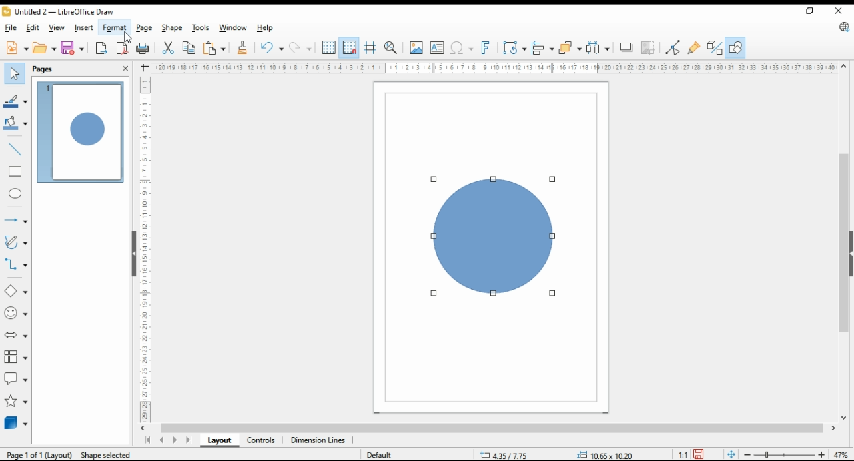 Image resolution: width=854 pixels, height=461 pixels. I want to click on libreoffice update, so click(843, 27).